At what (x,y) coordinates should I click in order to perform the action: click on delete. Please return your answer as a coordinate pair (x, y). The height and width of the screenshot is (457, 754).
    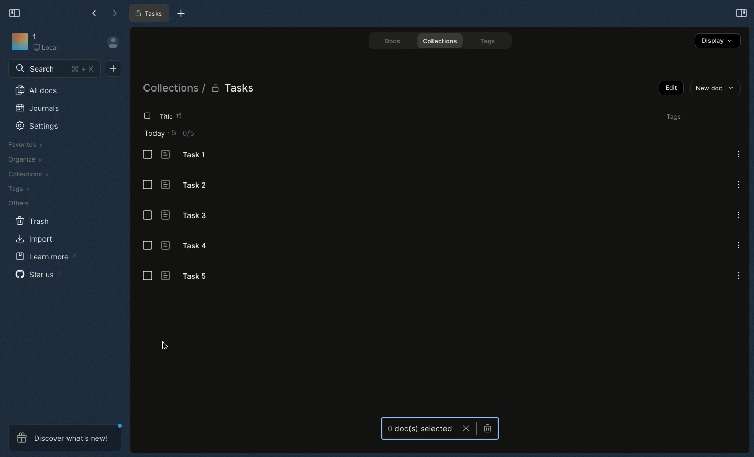
    Looking at the image, I should click on (486, 429).